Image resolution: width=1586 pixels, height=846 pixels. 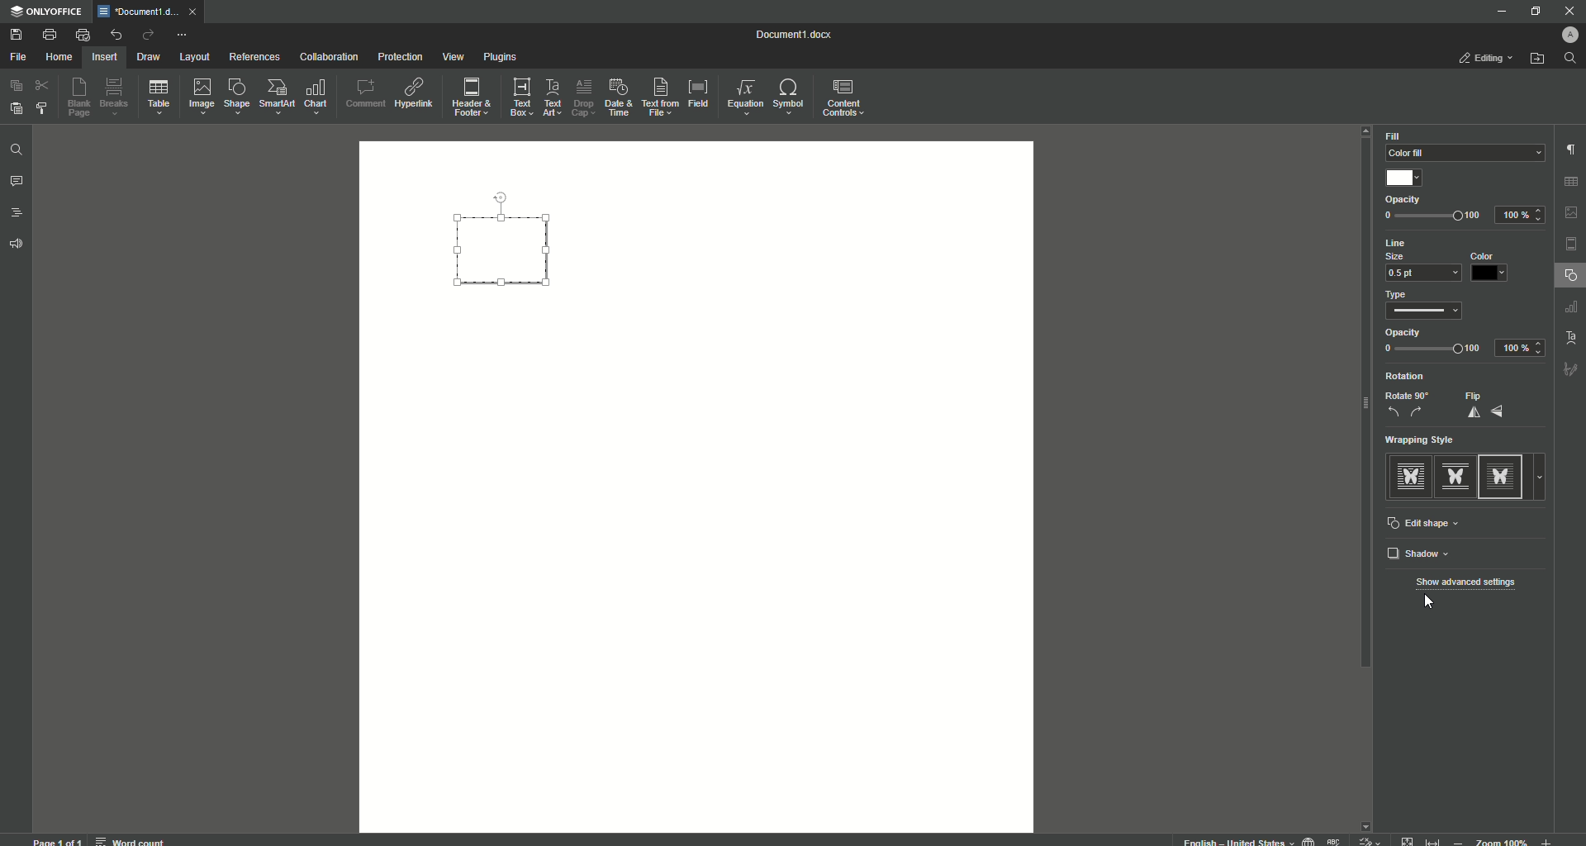 What do you see at coordinates (1570, 276) in the screenshot?
I see `Shape Settings` at bounding box center [1570, 276].